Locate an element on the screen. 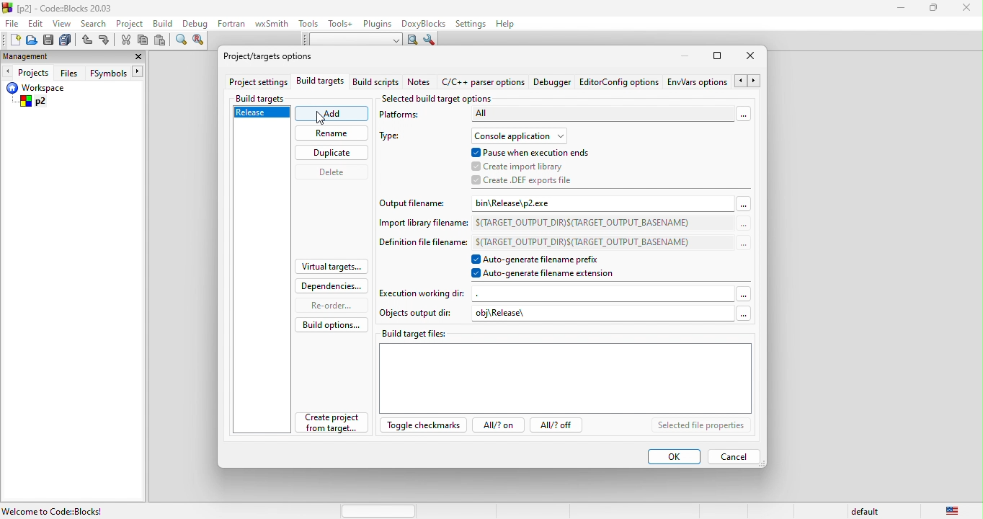 The width and height of the screenshot is (983, 519). debug is located at coordinates (196, 24).